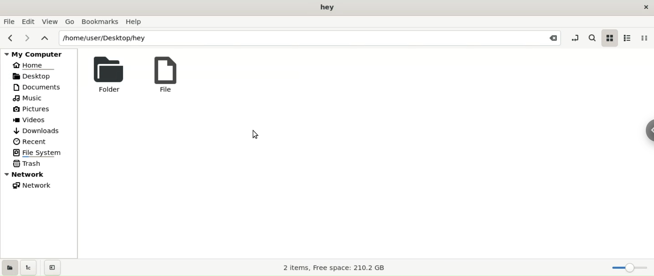 This screenshot has height=276, width=654. What do you see at coordinates (256, 134) in the screenshot?
I see `cursor` at bounding box center [256, 134].